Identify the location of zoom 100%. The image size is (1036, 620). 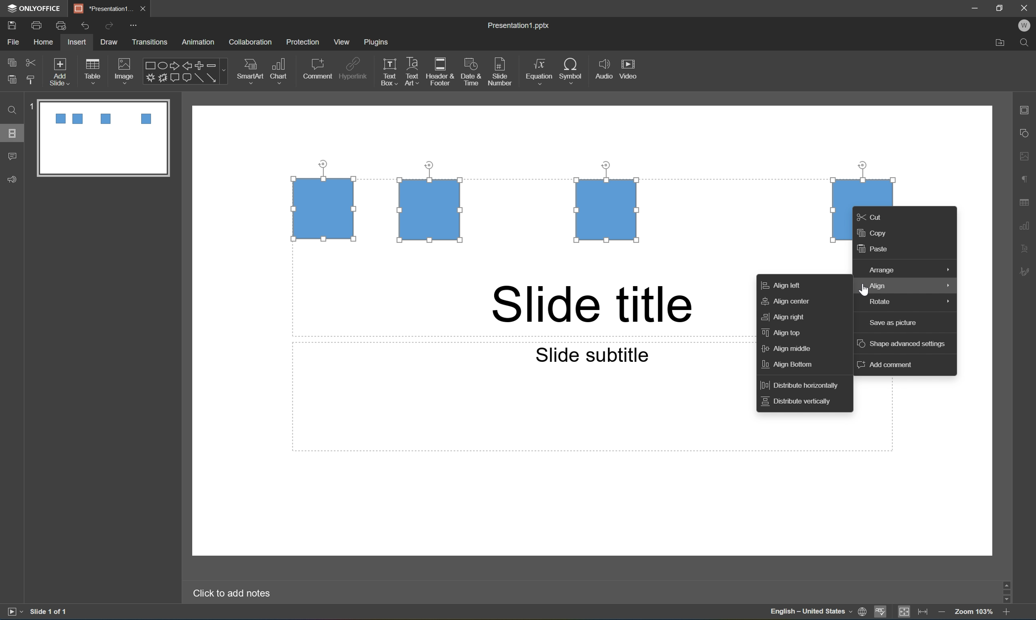
(975, 613).